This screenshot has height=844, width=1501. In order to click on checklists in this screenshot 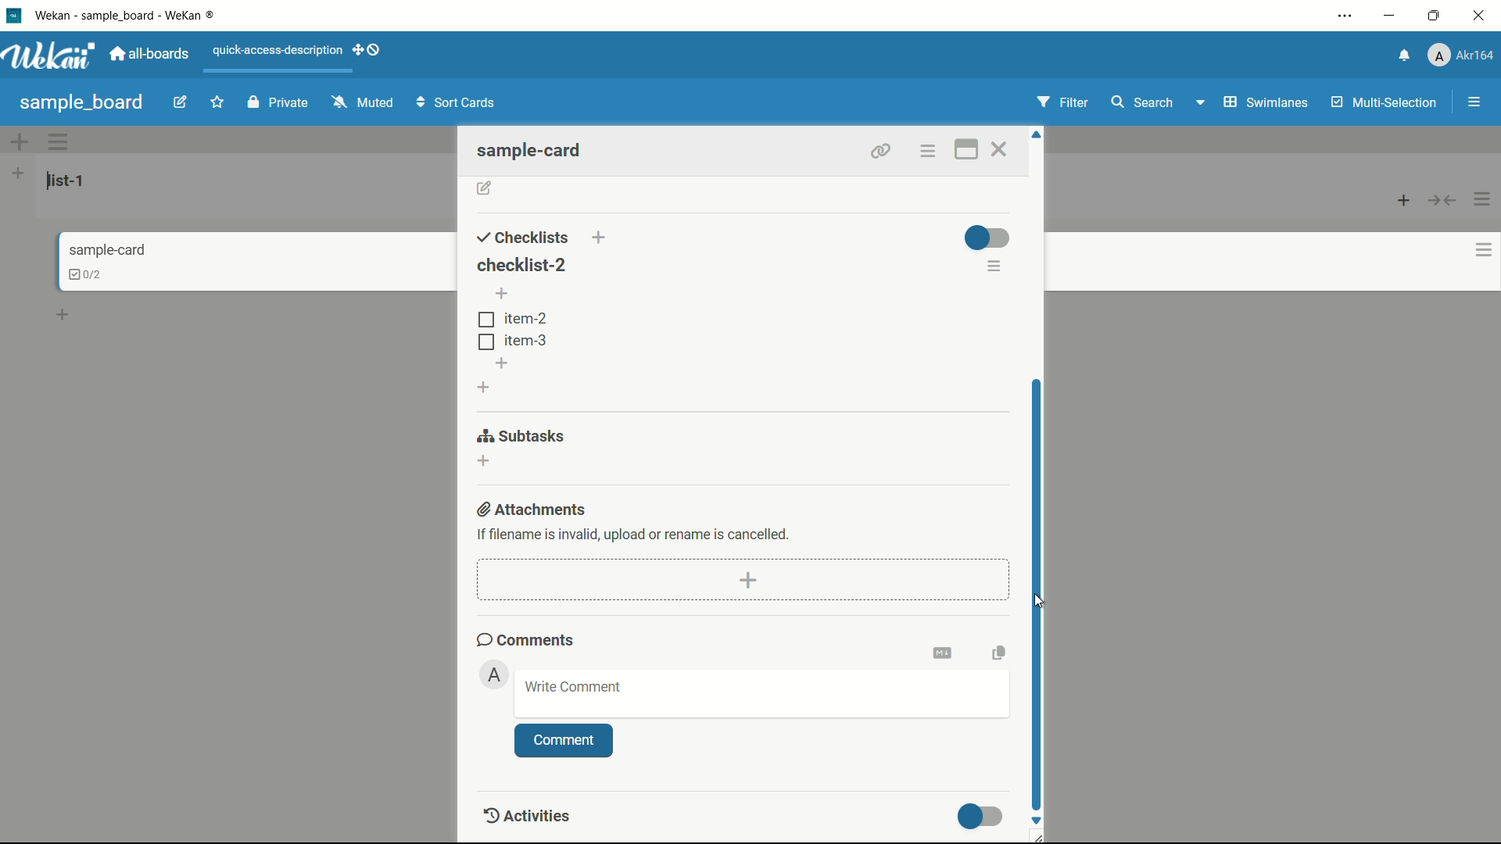, I will do `click(523, 238)`.